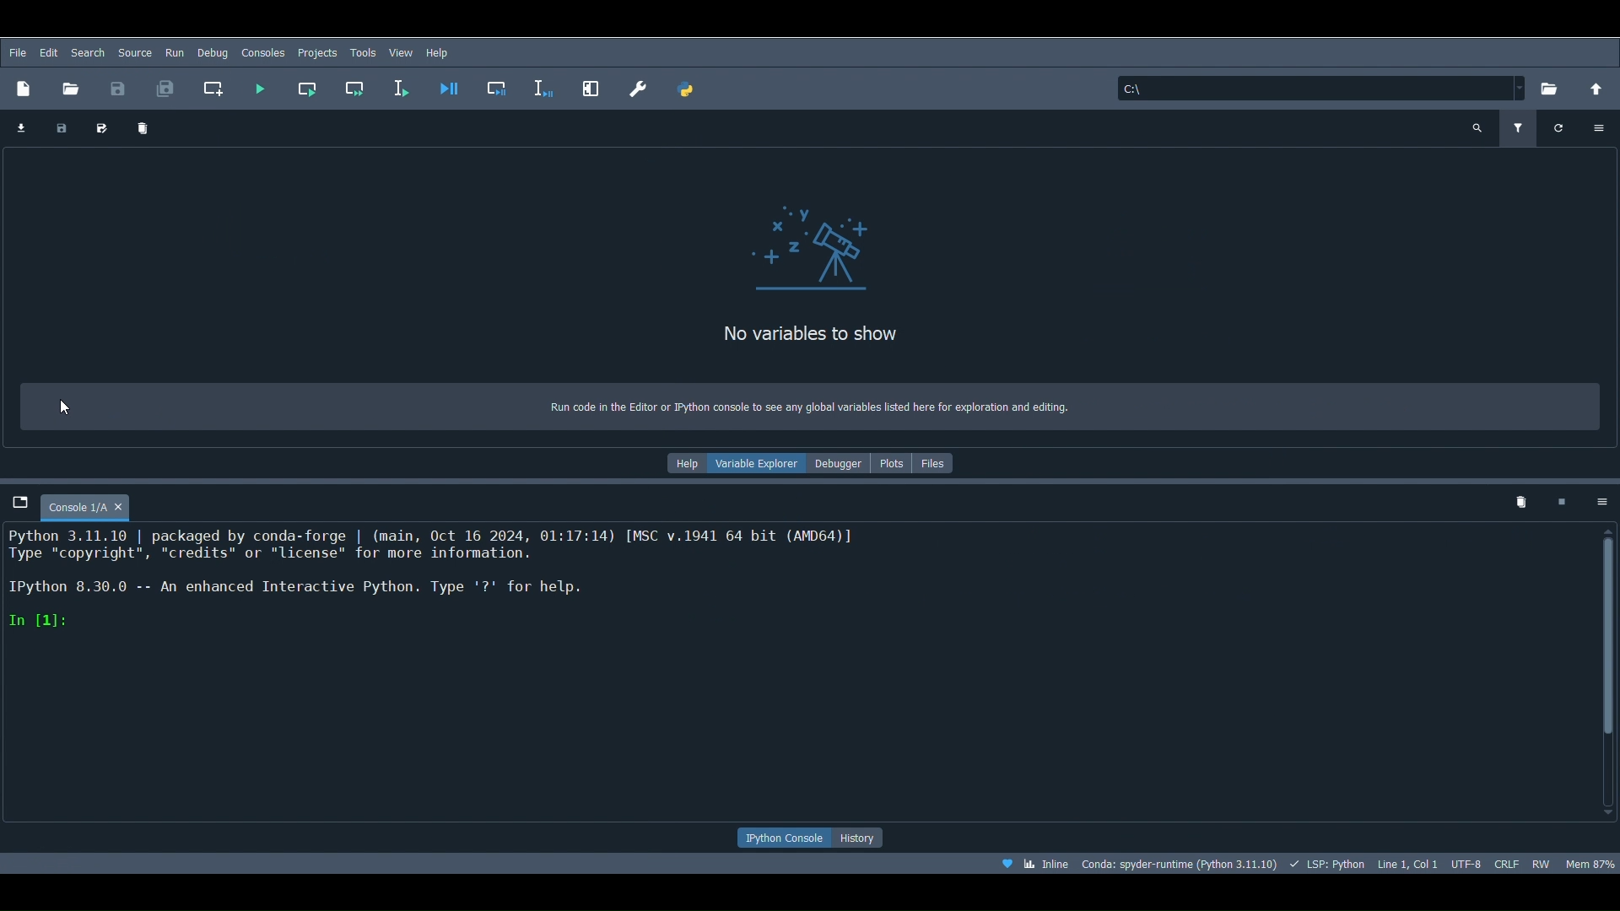 The height and width of the screenshot is (911, 1620). Describe the element at coordinates (688, 88) in the screenshot. I see `PYTHONPATH manager` at that location.